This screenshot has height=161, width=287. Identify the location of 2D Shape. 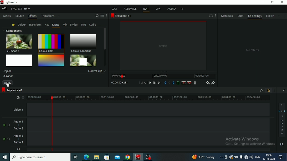
(19, 43).